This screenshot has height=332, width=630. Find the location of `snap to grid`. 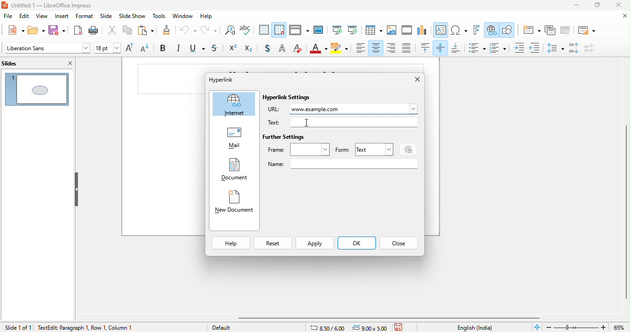

snap to grid is located at coordinates (280, 30).